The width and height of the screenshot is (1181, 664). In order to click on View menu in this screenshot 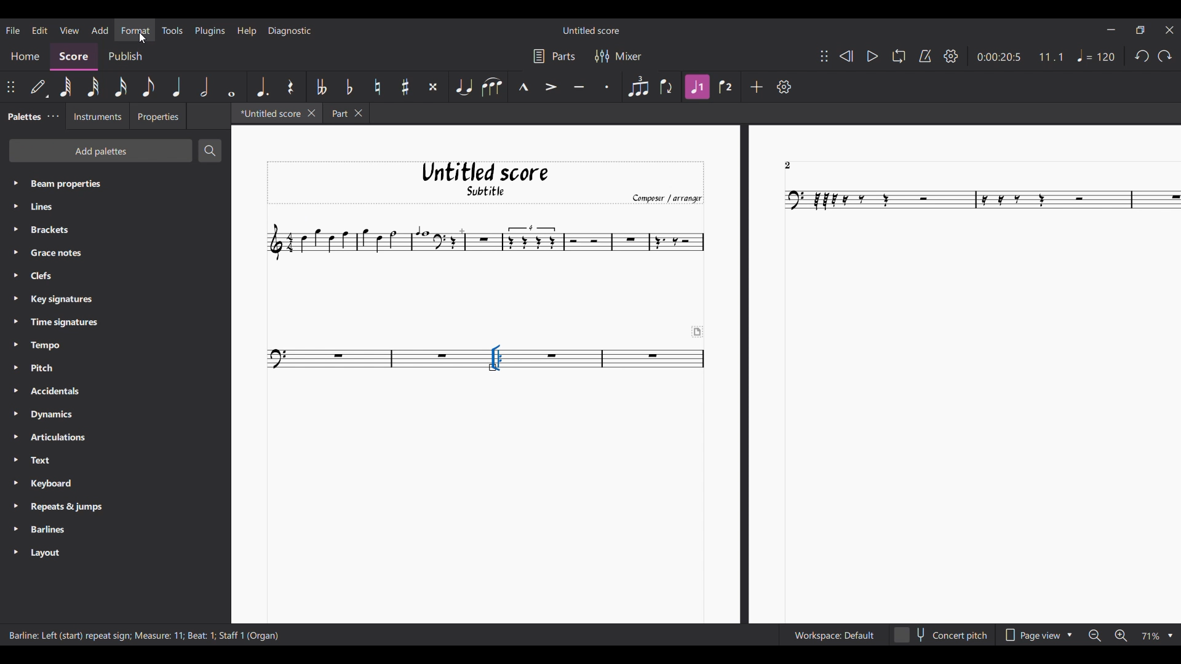, I will do `click(70, 31)`.